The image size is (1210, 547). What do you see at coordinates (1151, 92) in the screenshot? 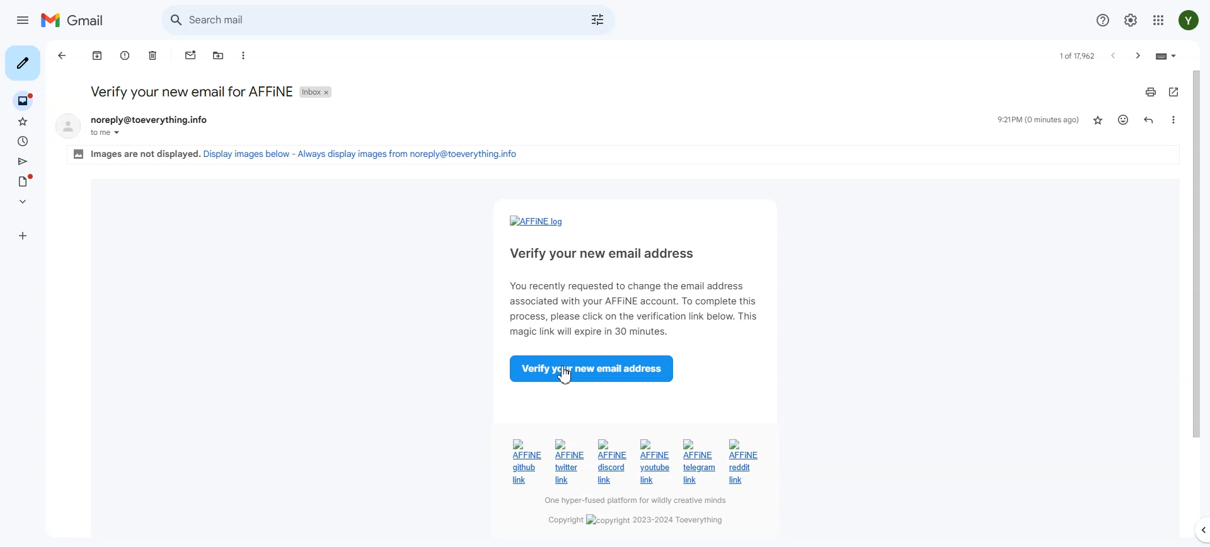
I see `Print all` at bounding box center [1151, 92].